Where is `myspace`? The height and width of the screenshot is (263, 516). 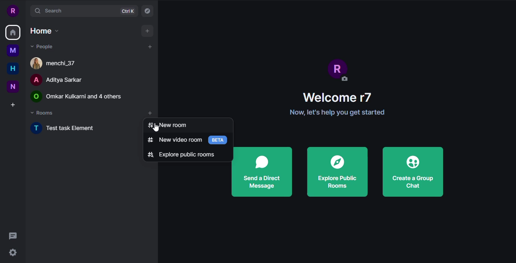
myspace is located at coordinates (13, 50).